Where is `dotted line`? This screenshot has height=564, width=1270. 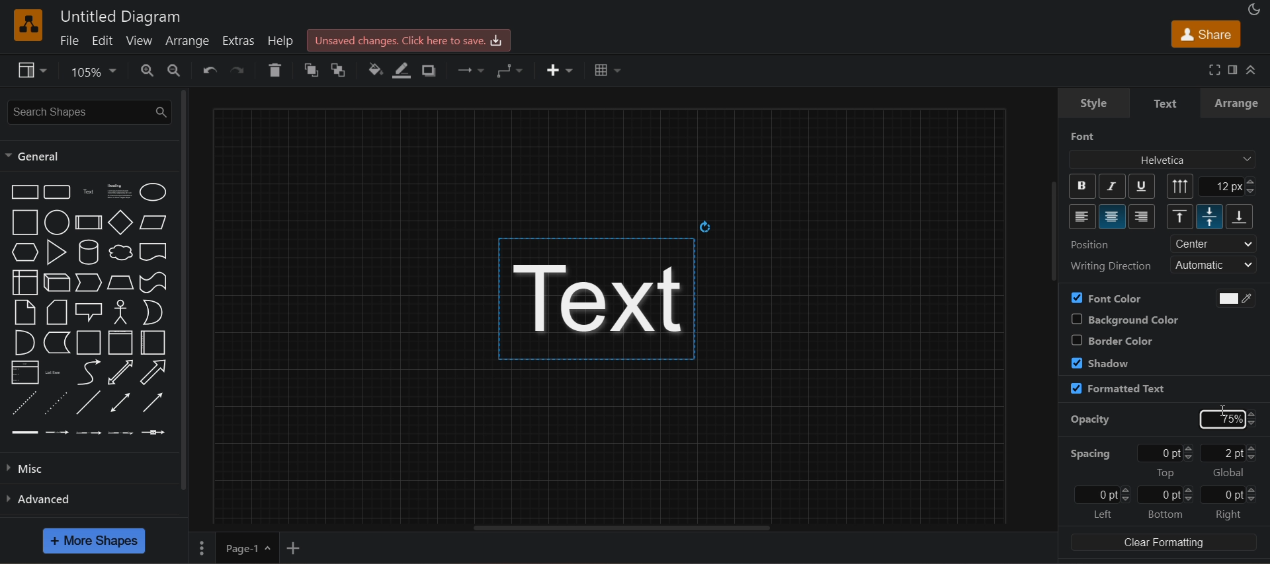
dotted line is located at coordinates (55, 403).